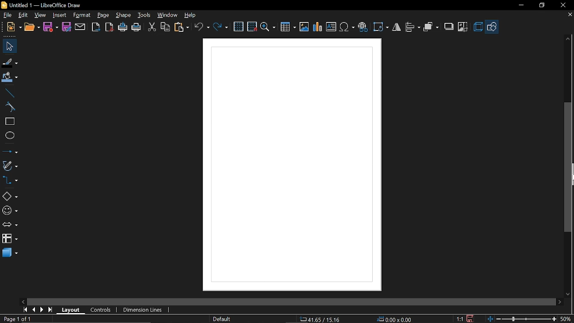 This screenshot has width=574, height=323. What do you see at coordinates (321, 319) in the screenshot?
I see `co-ordinate` at bounding box center [321, 319].